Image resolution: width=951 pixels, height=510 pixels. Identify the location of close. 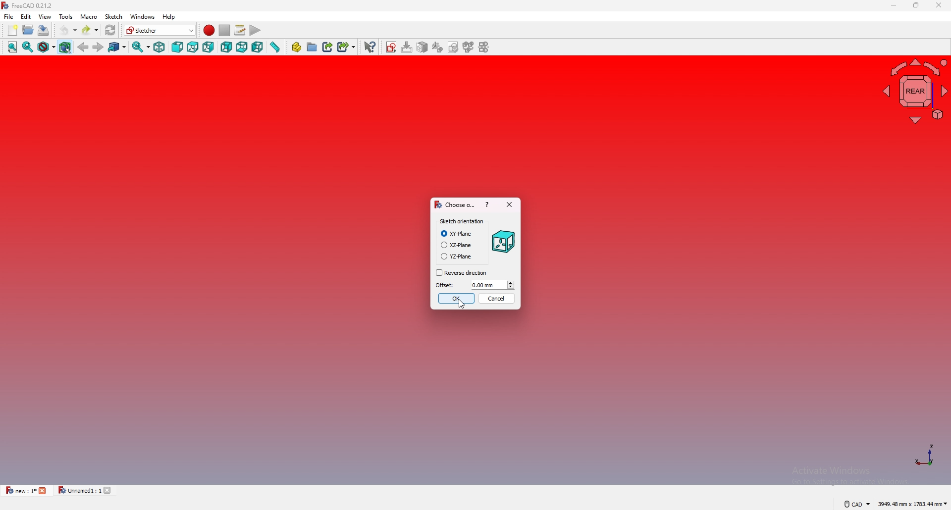
(939, 5).